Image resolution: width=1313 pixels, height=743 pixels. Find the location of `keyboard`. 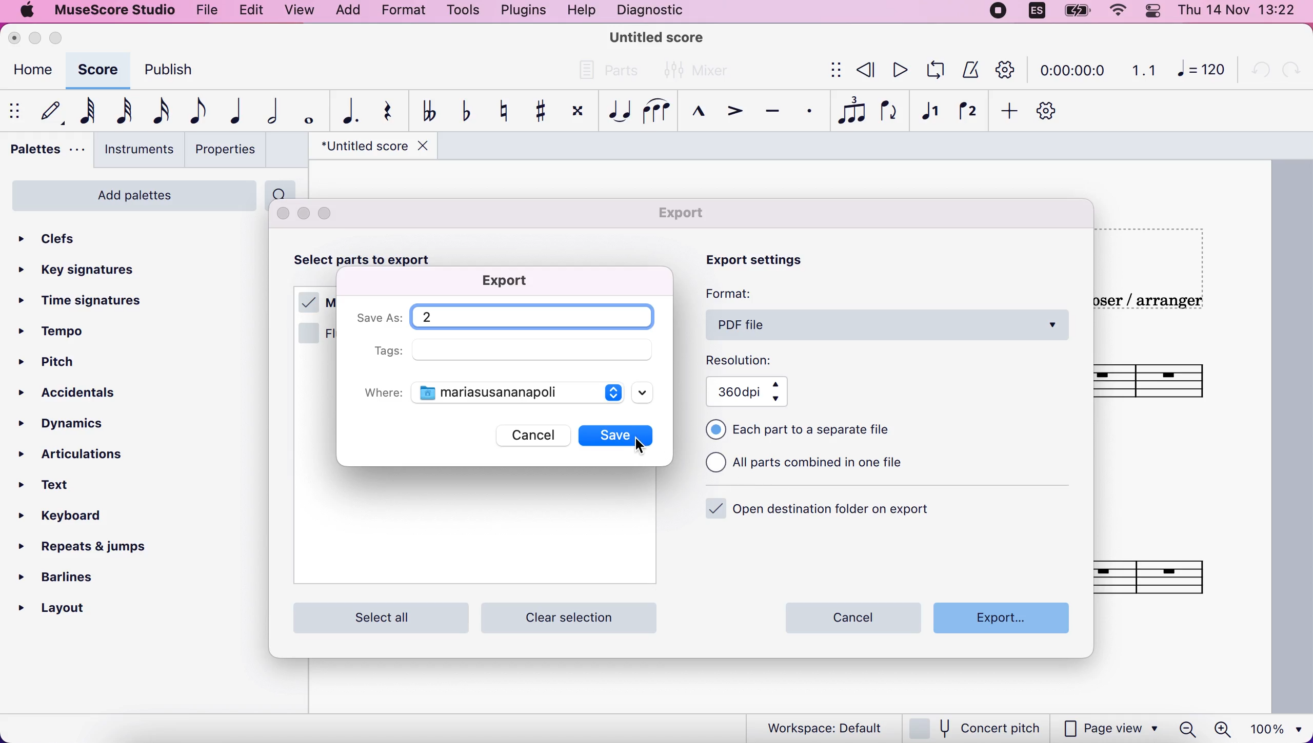

keyboard is located at coordinates (69, 520).